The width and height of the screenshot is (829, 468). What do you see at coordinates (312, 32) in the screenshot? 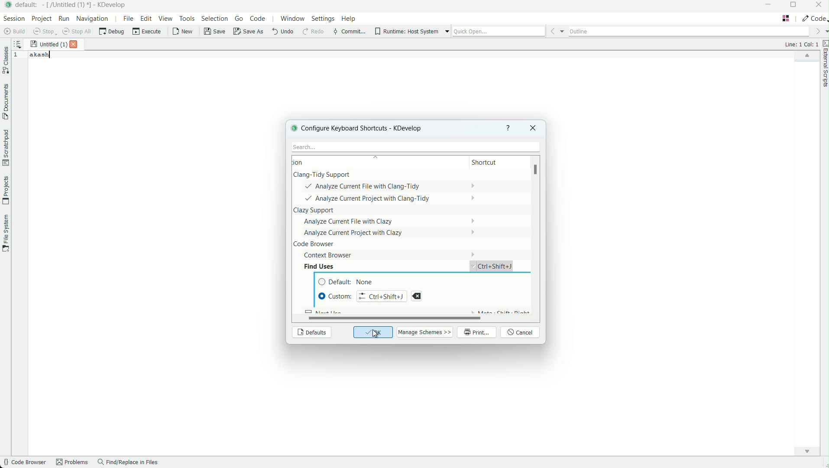
I see `redo` at bounding box center [312, 32].